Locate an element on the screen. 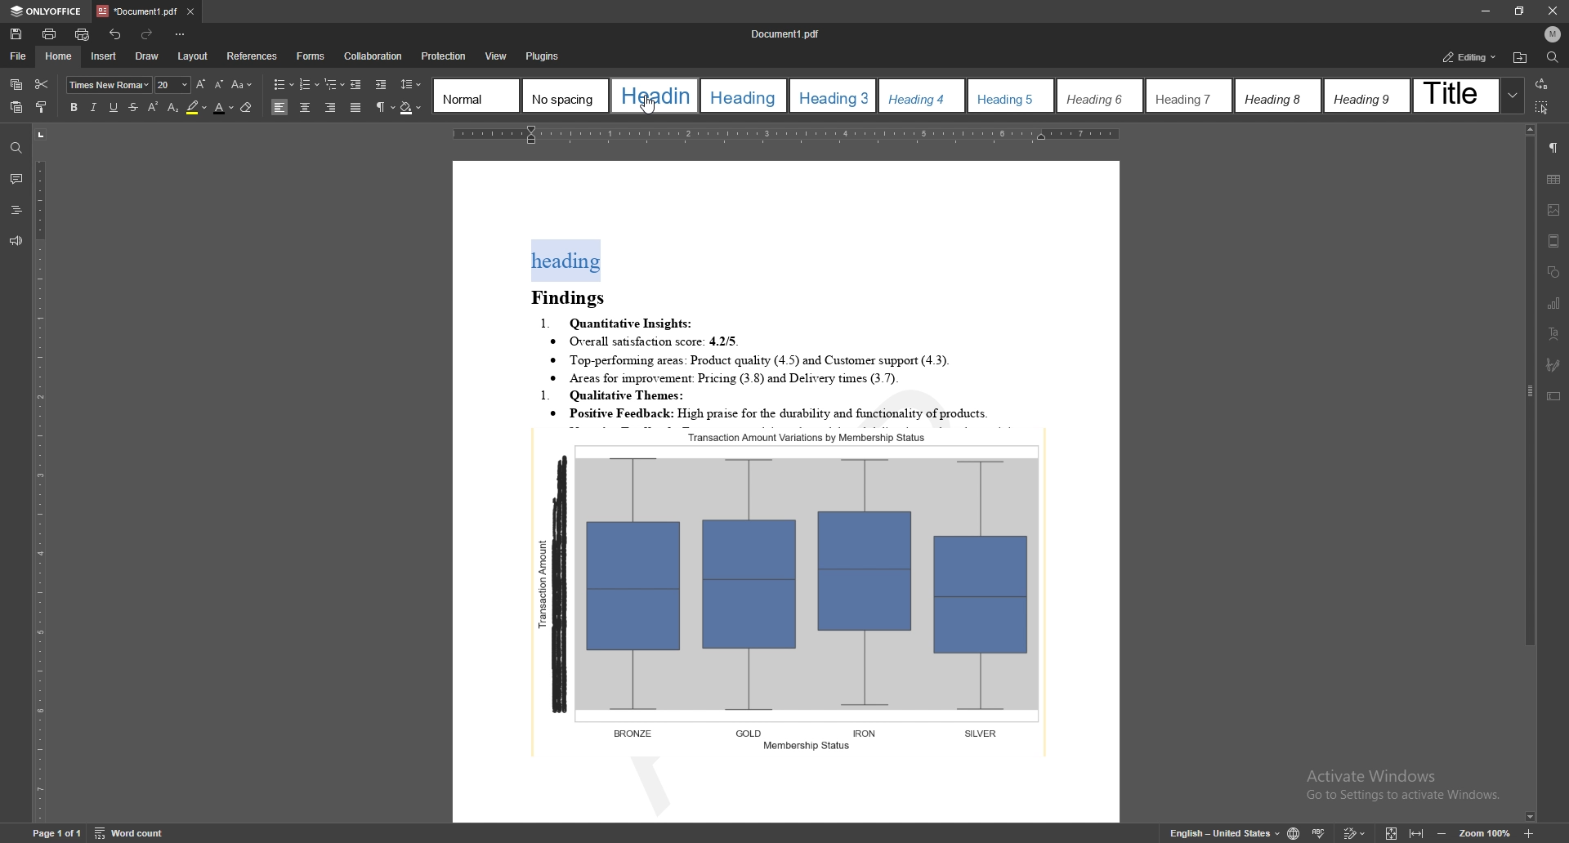 The height and width of the screenshot is (843, 1569). superscript is located at coordinates (154, 106).